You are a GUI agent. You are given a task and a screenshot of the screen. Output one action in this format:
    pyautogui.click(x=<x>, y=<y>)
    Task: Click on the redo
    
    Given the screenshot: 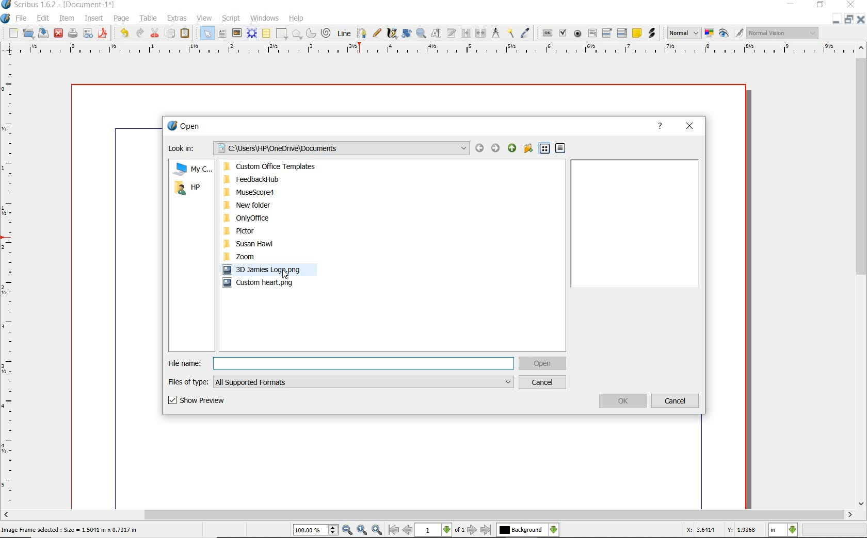 What is the action you would take?
    pyautogui.click(x=139, y=32)
    